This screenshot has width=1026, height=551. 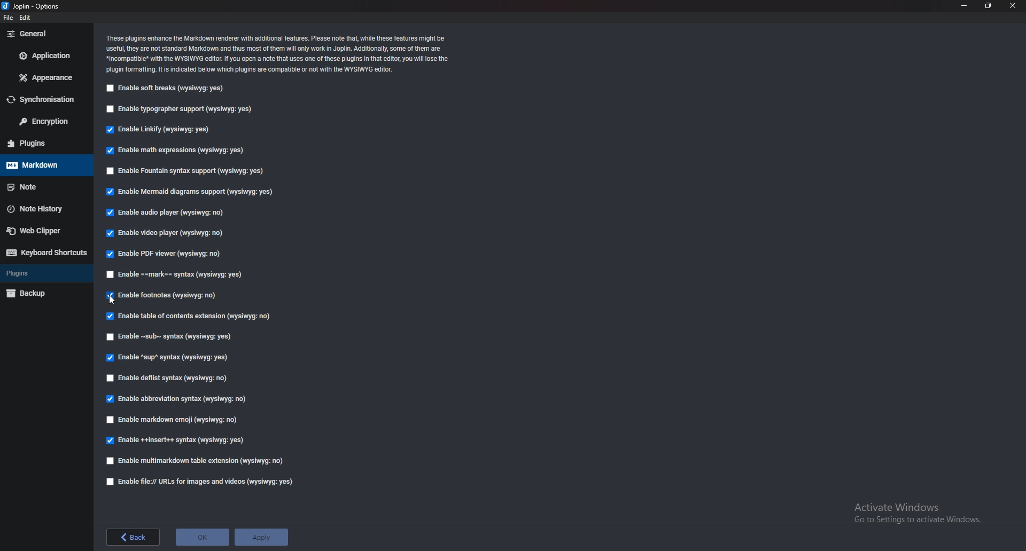 What do you see at coordinates (166, 232) in the screenshot?
I see `enable video player` at bounding box center [166, 232].